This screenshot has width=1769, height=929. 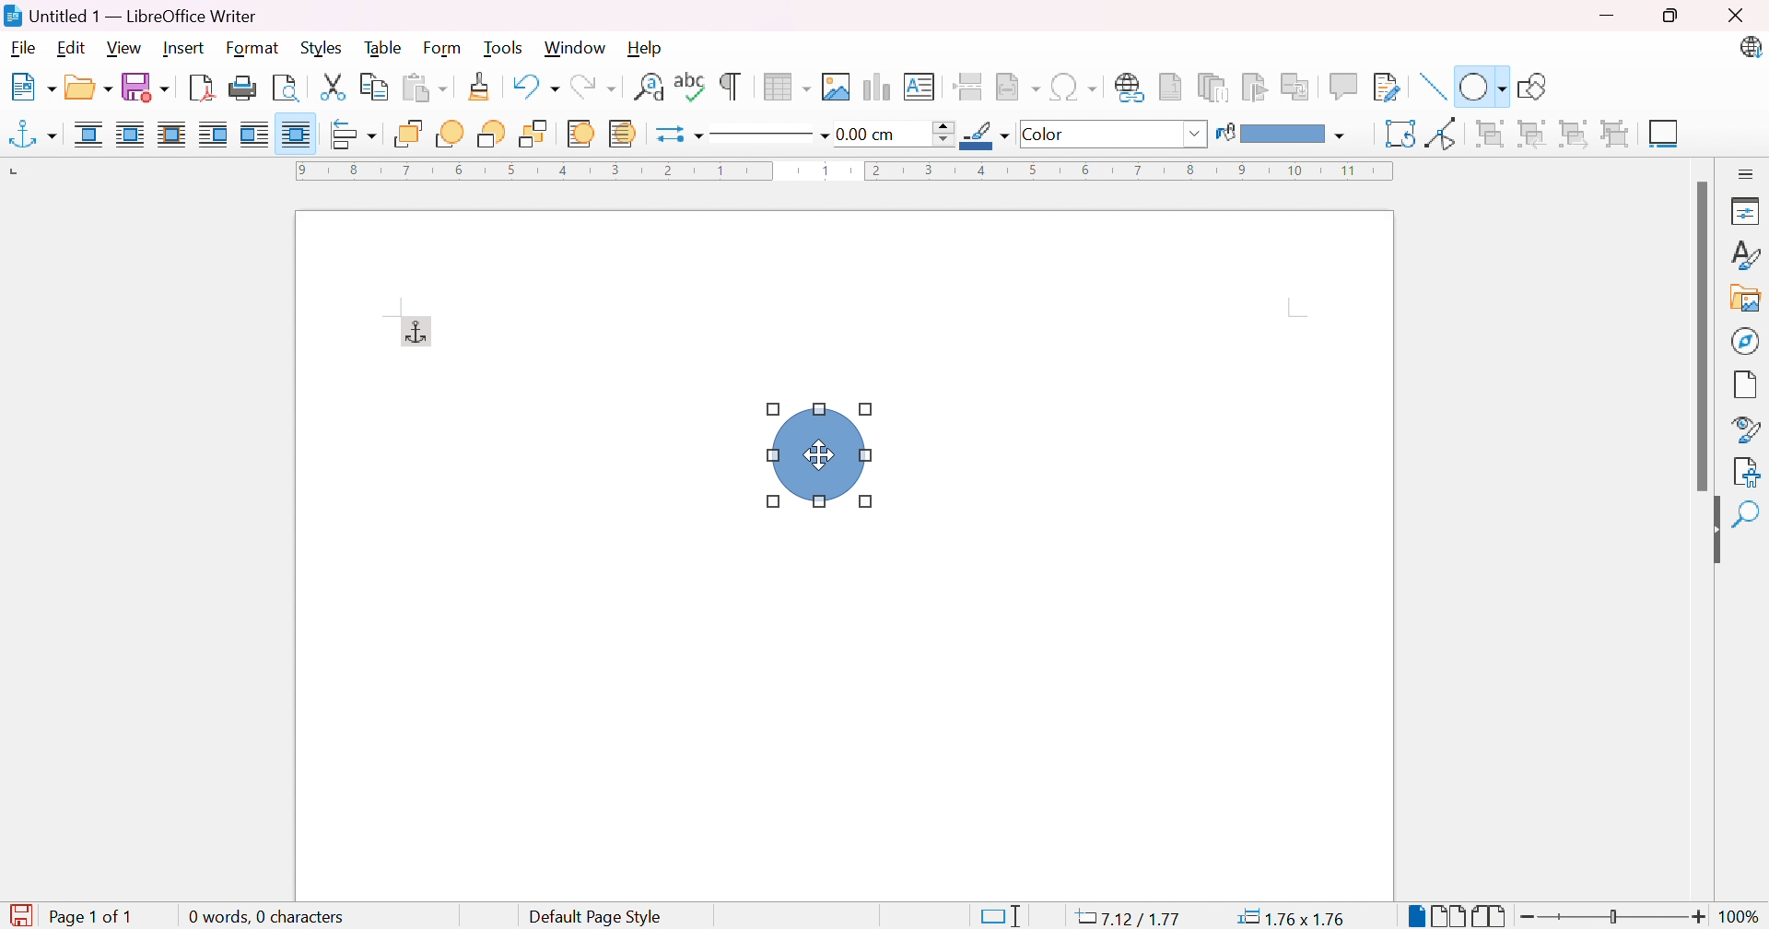 What do you see at coordinates (1481, 85) in the screenshot?
I see `Basic shapes` at bounding box center [1481, 85].